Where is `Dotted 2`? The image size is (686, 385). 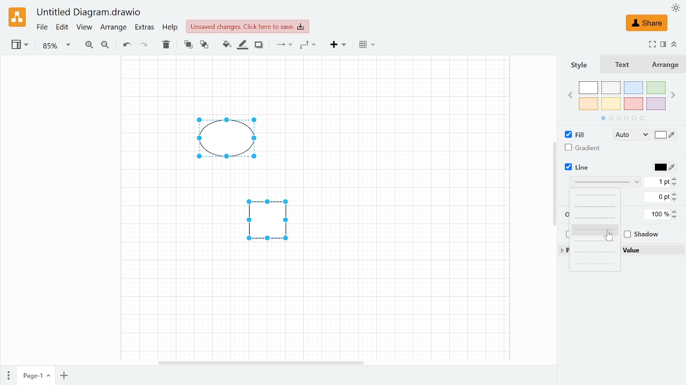 Dotted 2 is located at coordinates (594, 252).